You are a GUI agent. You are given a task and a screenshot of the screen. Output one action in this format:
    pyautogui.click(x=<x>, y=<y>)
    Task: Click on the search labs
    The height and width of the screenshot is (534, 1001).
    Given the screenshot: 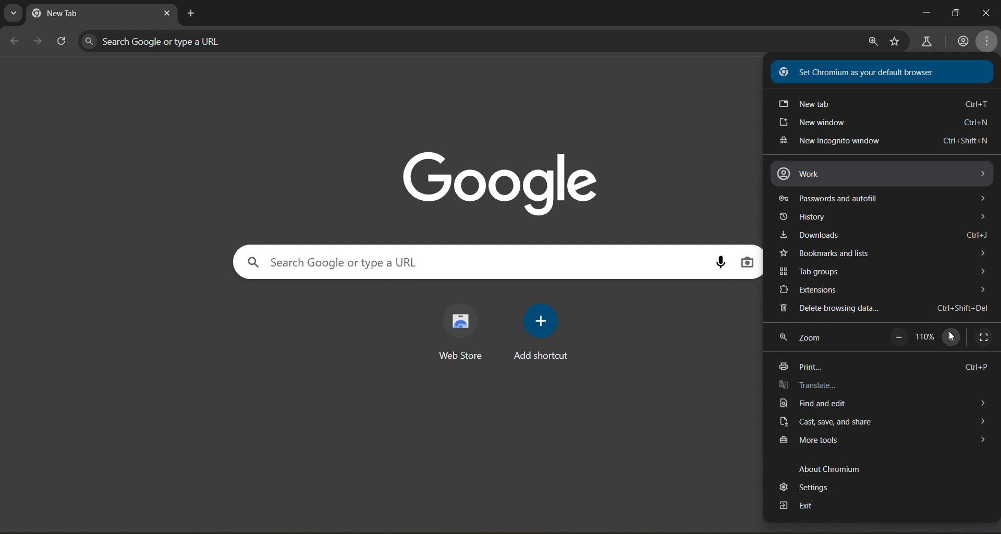 What is the action you would take?
    pyautogui.click(x=927, y=41)
    